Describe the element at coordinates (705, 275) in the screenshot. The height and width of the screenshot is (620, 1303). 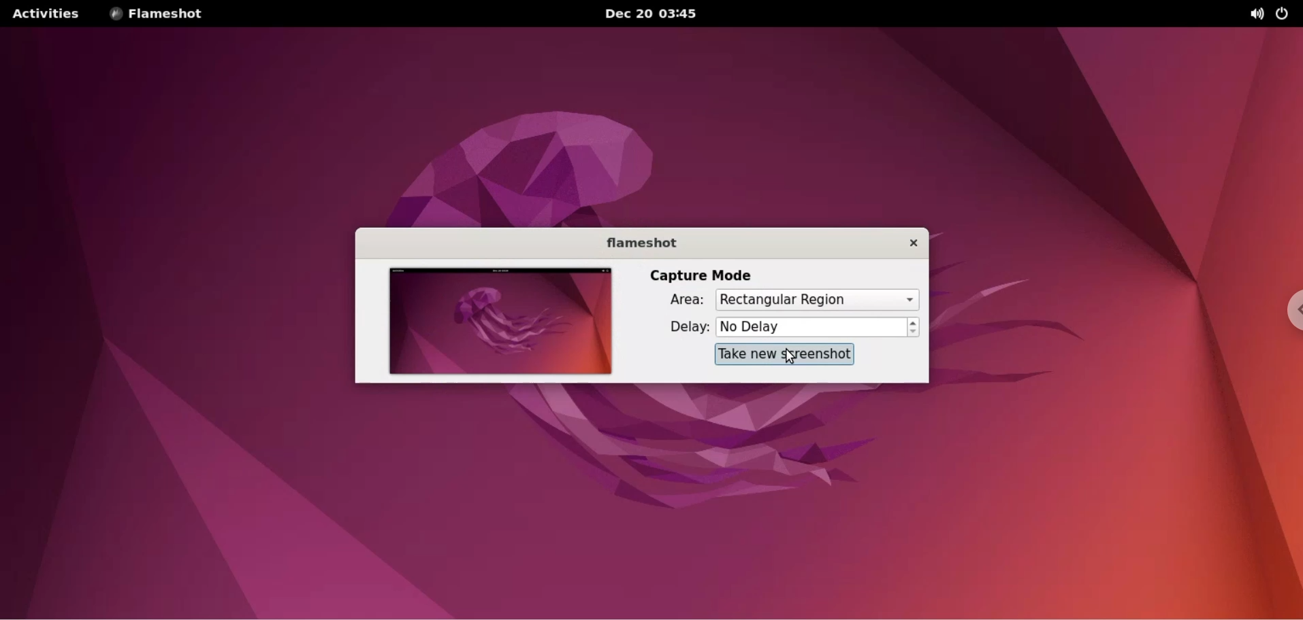
I see `capture mode label` at that location.